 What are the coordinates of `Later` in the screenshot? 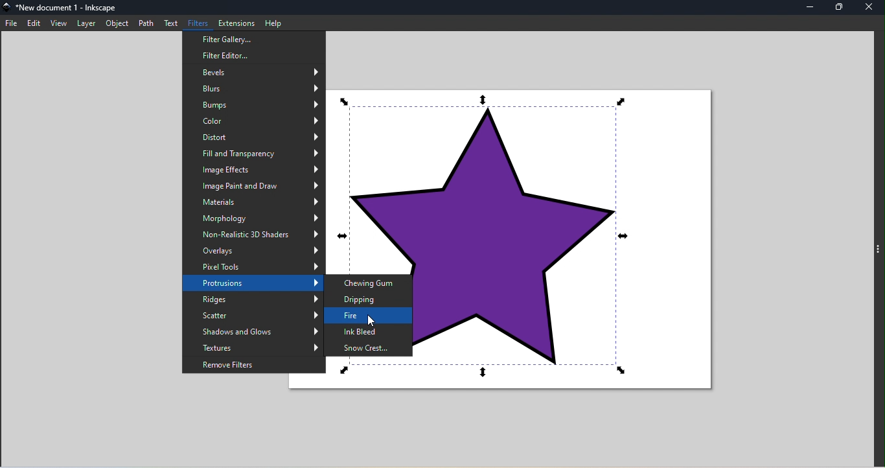 It's located at (86, 25).